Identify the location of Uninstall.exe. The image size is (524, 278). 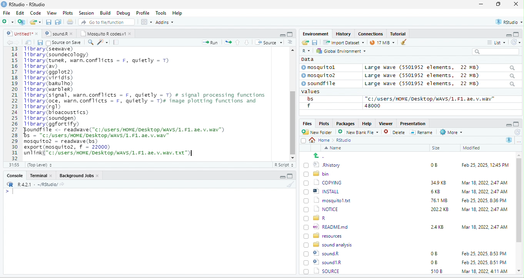
(327, 271).